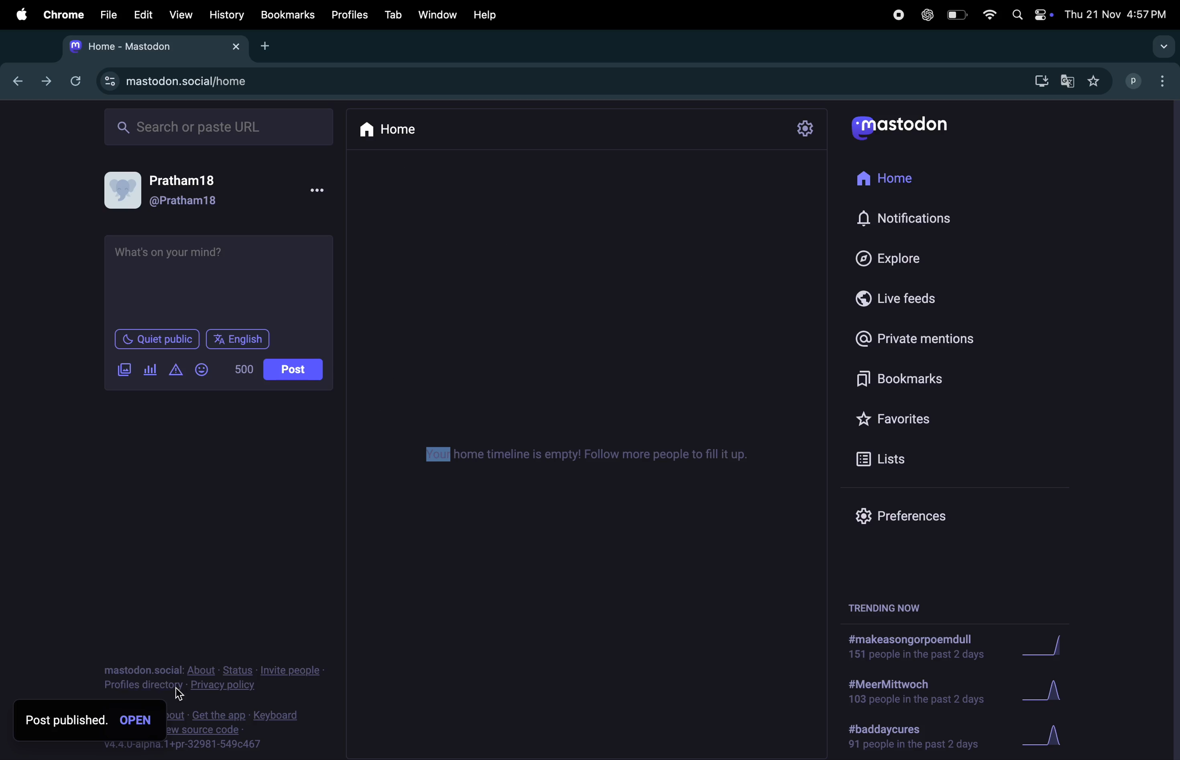 This screenshot has height=760, width=1180. I want to click on view, so click(180, 14).